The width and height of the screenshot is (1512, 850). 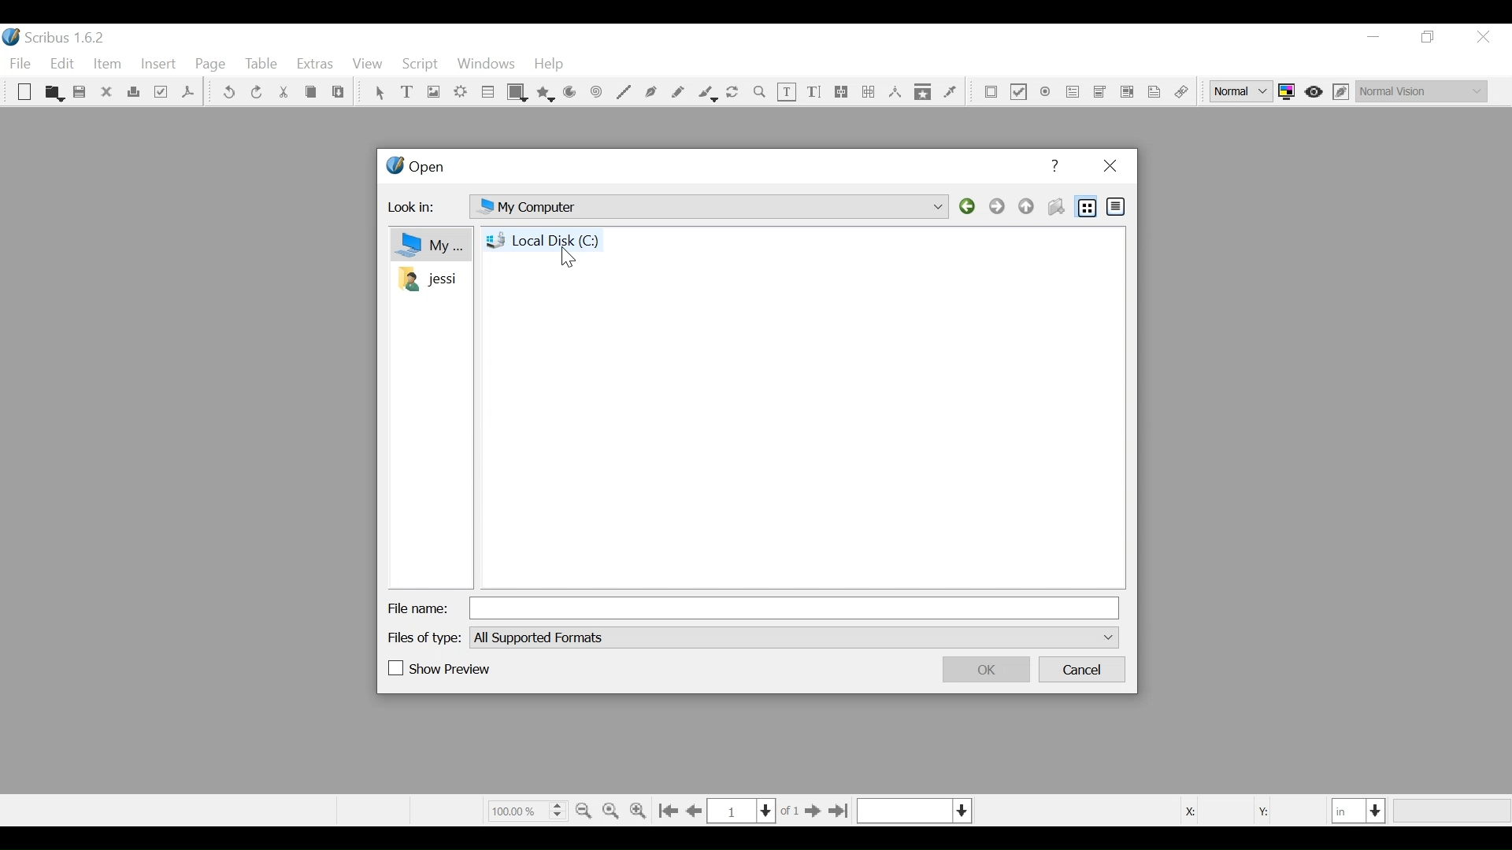 What do you see at coordinates (1429, 37) in the screenshot?
I see `Restore` at bounding box center [1429, 37].